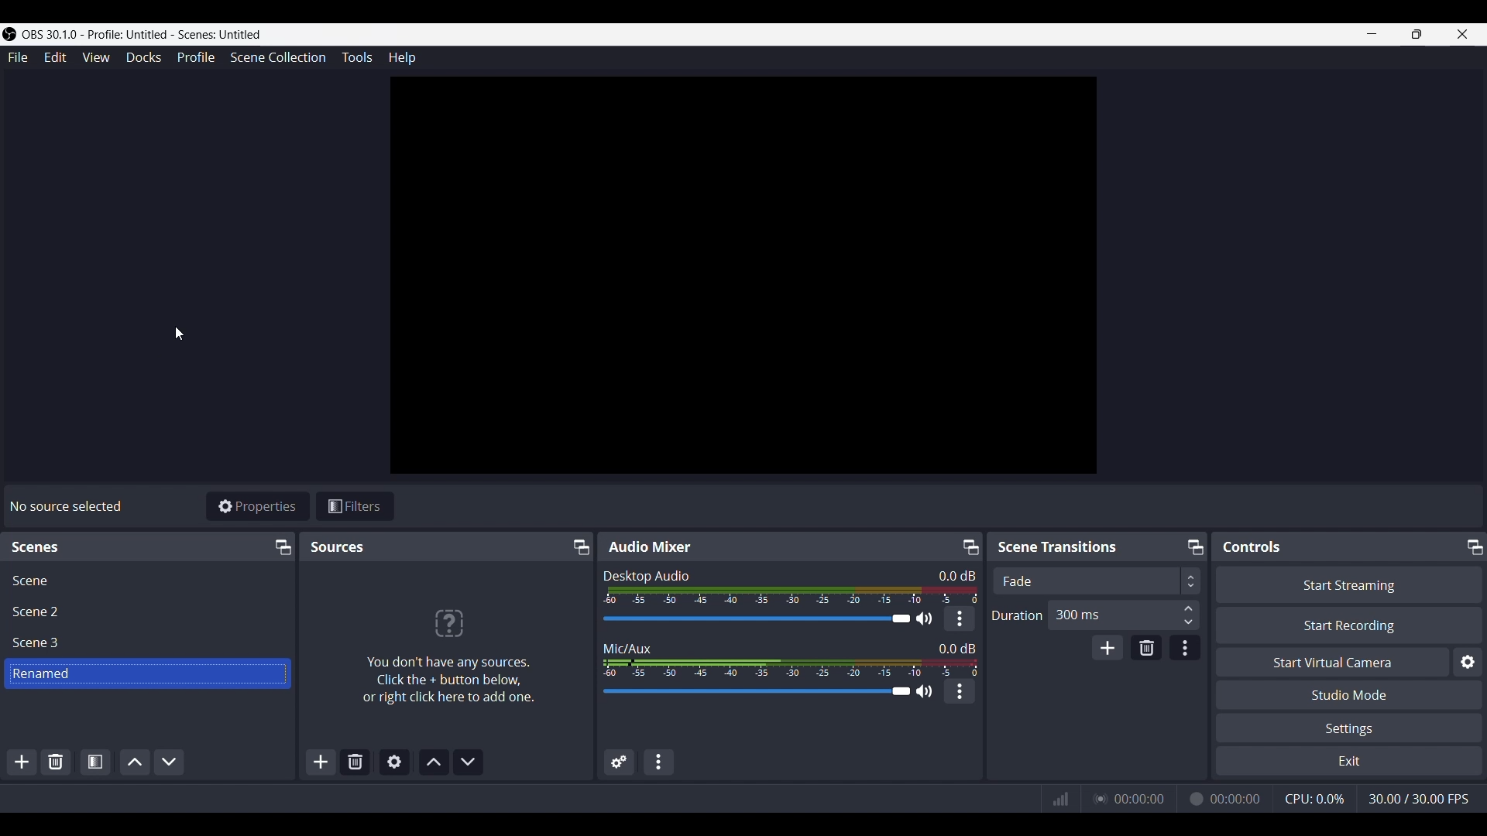 This screenshot has height=836, width=1487. I want to click on minimize, so click(1371, 33).